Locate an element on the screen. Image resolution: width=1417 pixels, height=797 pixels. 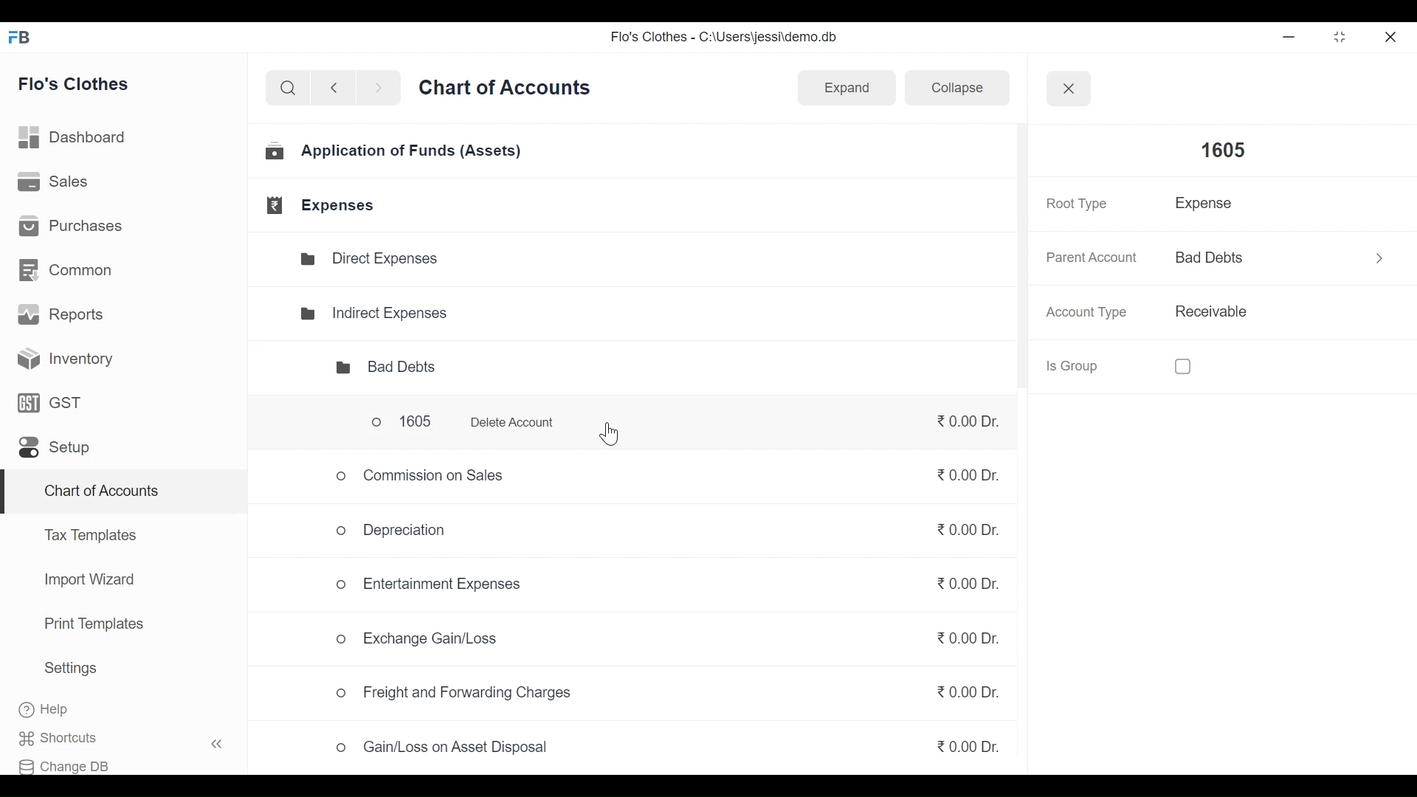
Flo's Clothes - C:\Users\jessi\demo.db is located at coordinates (726, 40).